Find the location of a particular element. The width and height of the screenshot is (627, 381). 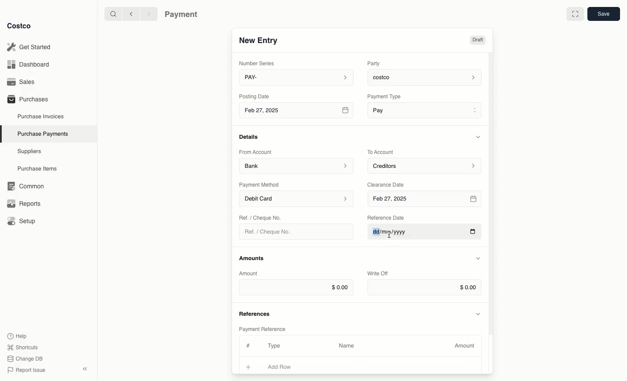

Ret. / Cheque No. is located at coordinates (261, 217).